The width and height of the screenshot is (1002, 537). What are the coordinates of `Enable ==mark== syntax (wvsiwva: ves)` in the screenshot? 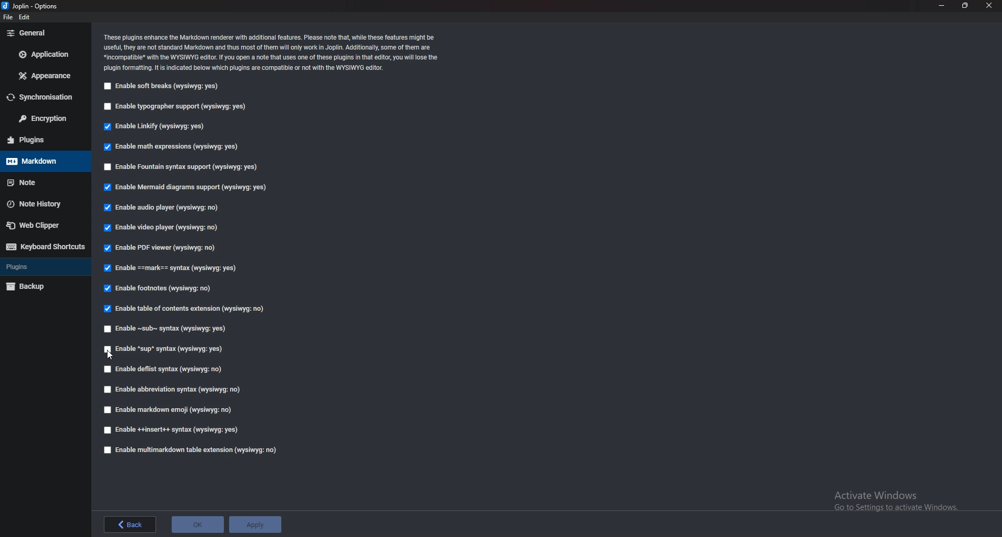 It's located at (173, 267).